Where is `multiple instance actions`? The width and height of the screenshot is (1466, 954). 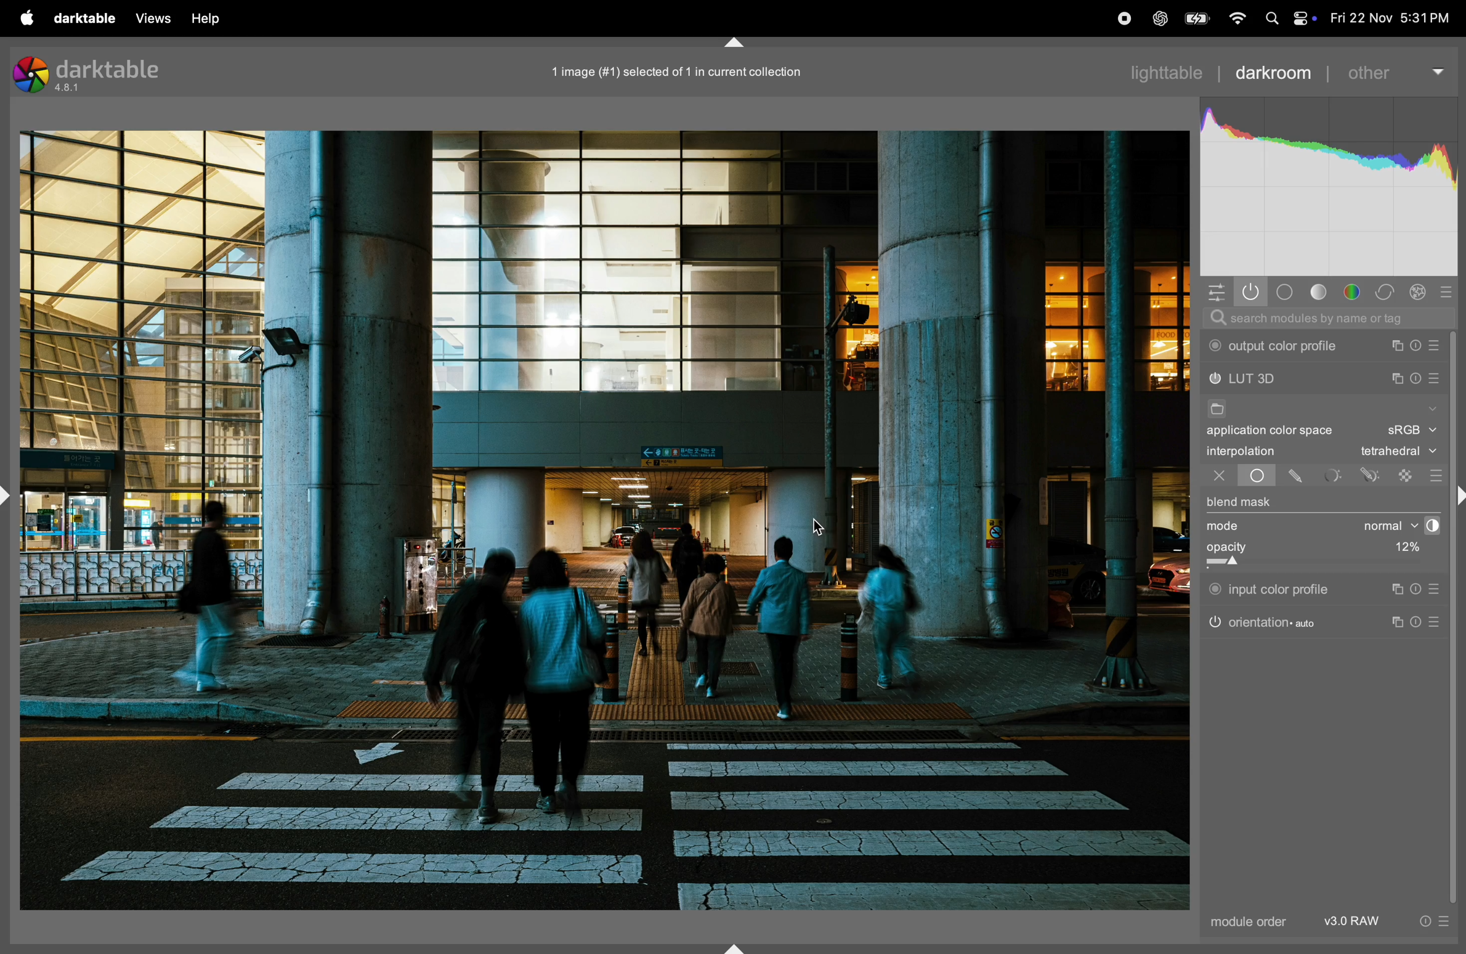
multiple instance actions is located at coordinates (1396, 378).